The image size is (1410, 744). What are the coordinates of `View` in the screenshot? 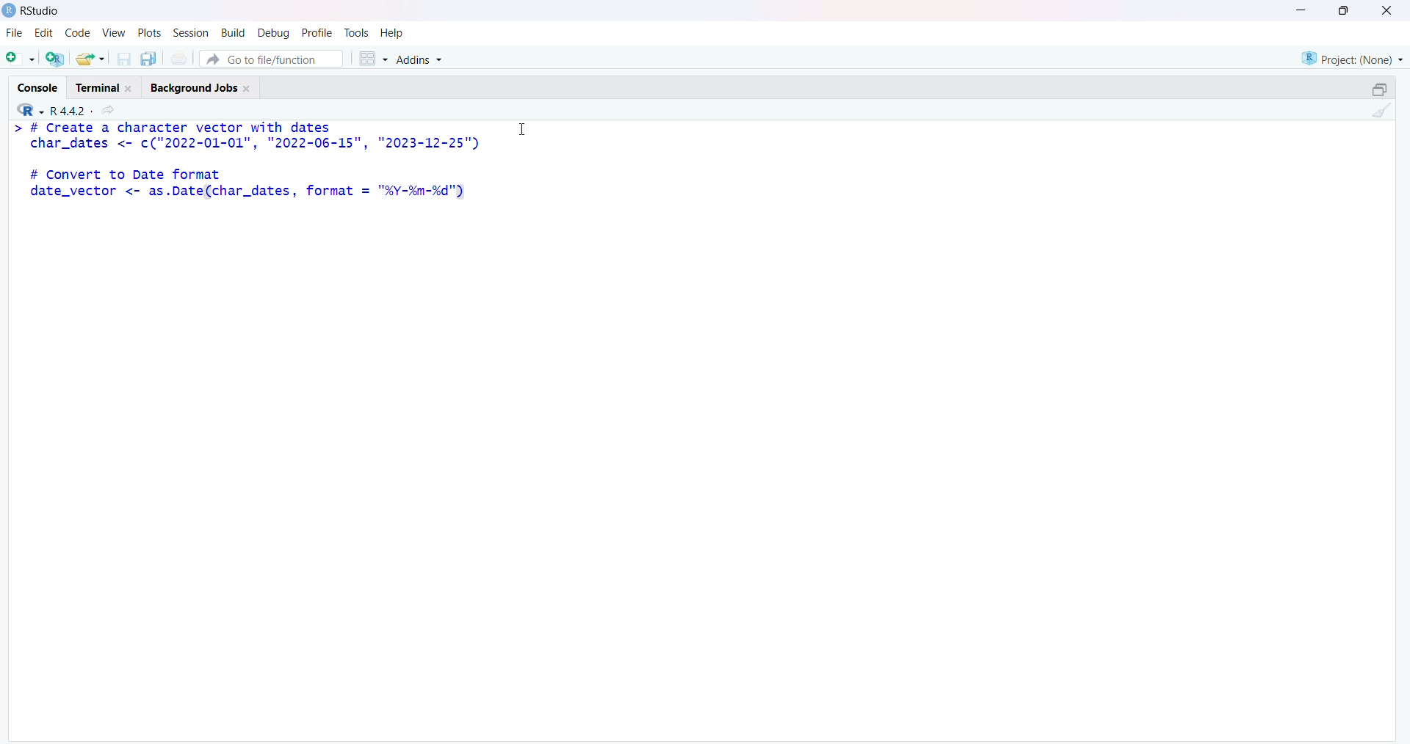 It's located at (113, 34).